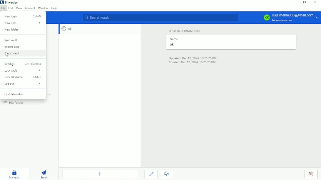  Describe the element at coordinates (19, 8) in the screenshot. I see `View` at that location.